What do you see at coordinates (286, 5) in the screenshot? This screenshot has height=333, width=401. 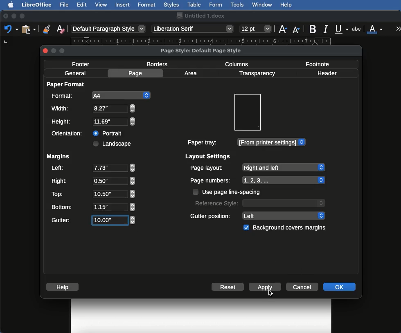 I see `Help` at bounding box center [286, 5].